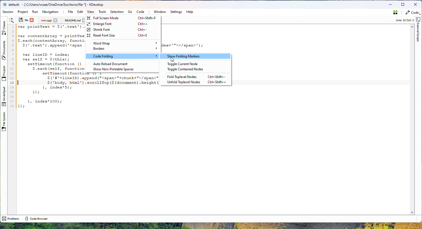  I want to click on View, so click(91, 12).